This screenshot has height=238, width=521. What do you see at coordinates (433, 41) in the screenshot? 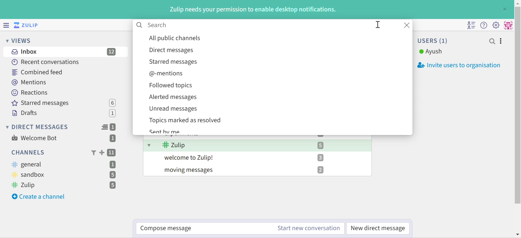
I see `USERS(1)` at bounding box center [433, 41].